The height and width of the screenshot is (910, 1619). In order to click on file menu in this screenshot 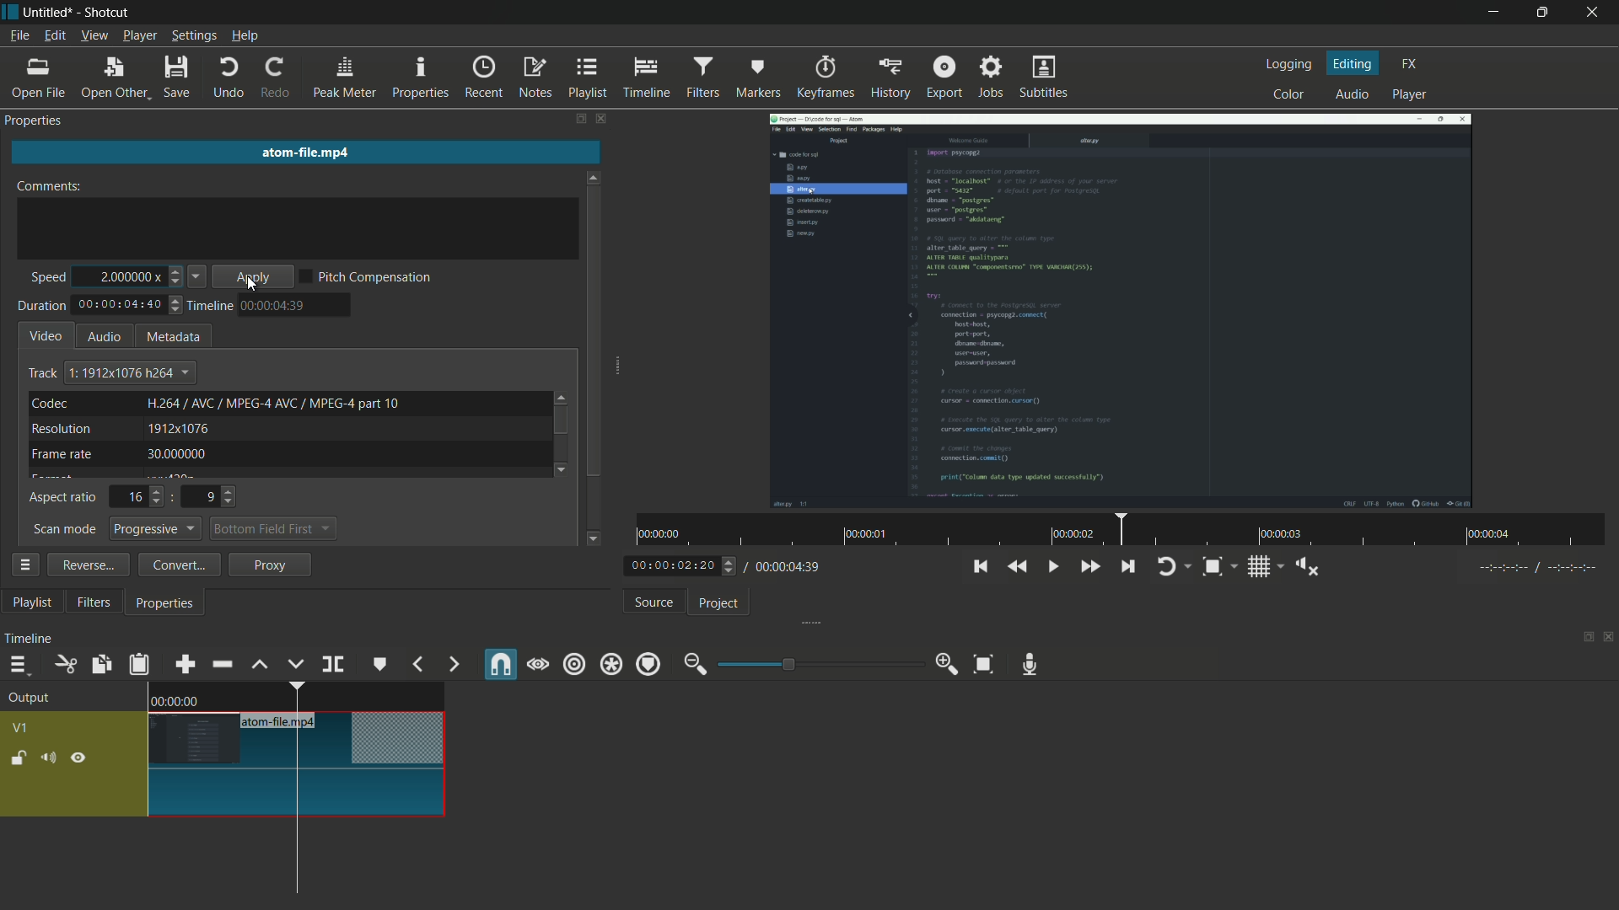, I will do `click(20, 36)`.